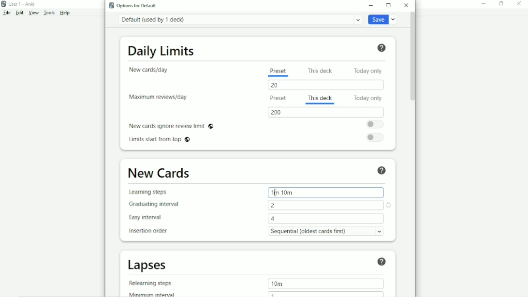 Image resolution: width=528 pixels, height=297 pixels. I want to click on Help, so click(381, 47).